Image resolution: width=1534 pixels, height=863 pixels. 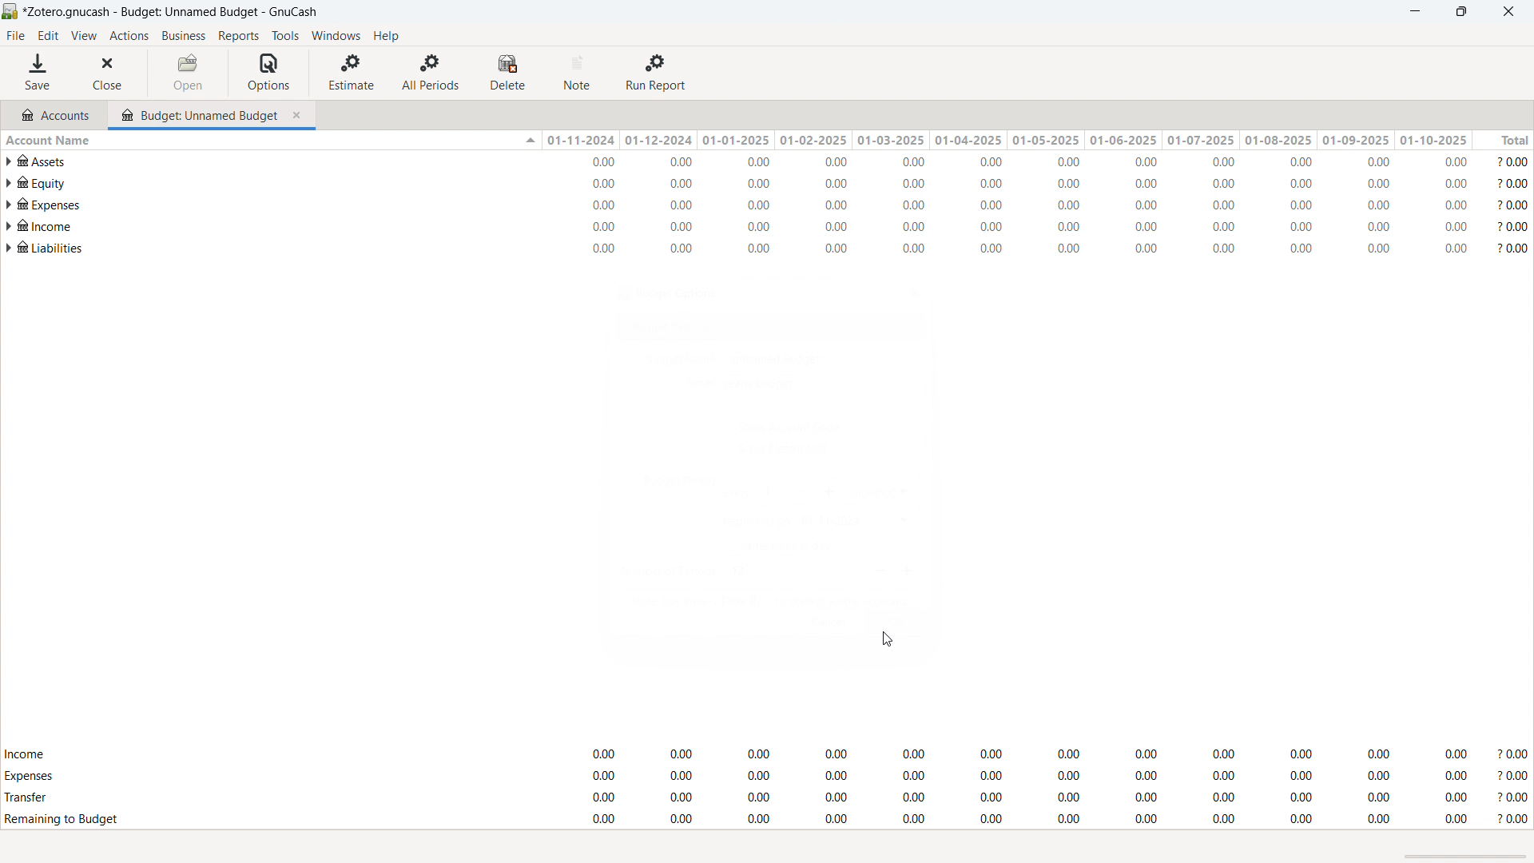 What do you see at coordinates (239, 36) in the screenshot?
I see `reports` at bounding box center [239, 36].